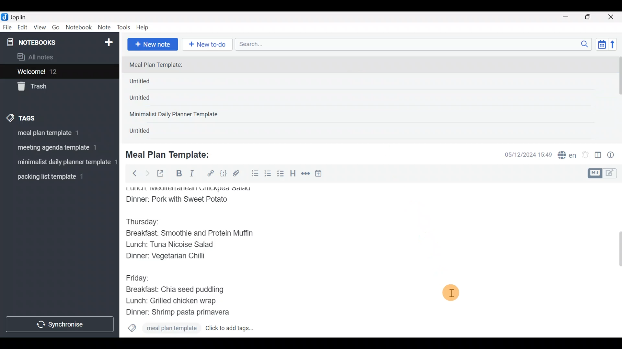 The height and width of the screenshot is (349, 622). What do you see at coordinates (147, 222) in the screenshot?
I see `Thursday:` at bounding box center [147, 222].